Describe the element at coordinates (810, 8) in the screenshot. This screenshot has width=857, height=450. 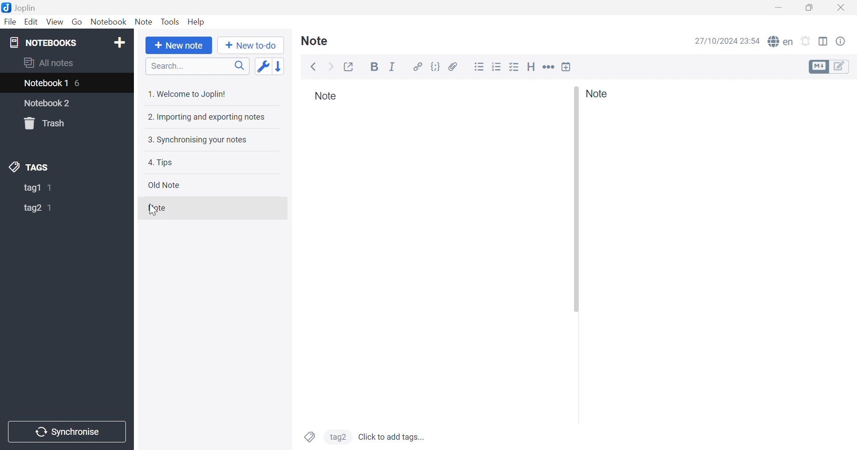
I see `Restore down` at that location.